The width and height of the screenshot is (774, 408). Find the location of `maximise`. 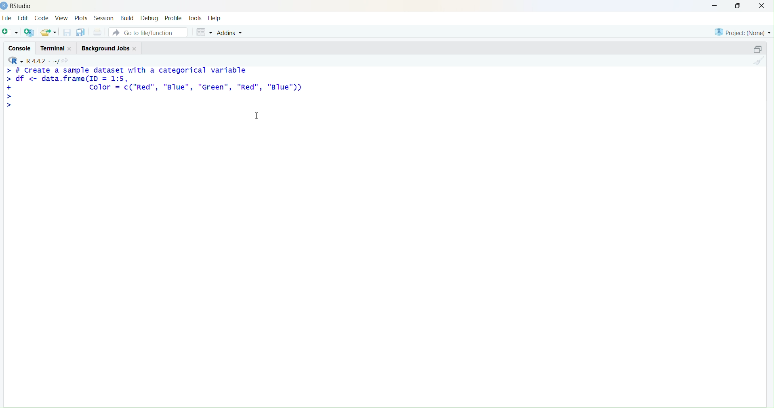

maximise is located at coordinates (738, 6).